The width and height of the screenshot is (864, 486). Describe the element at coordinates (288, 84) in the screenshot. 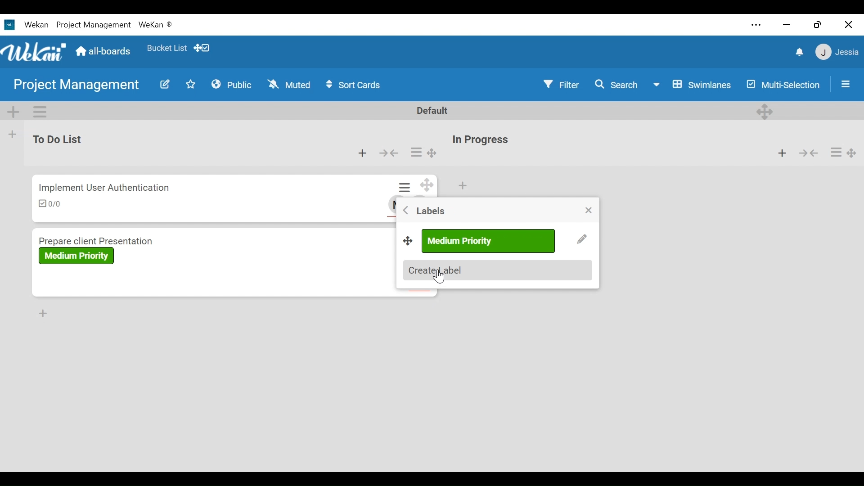

I see `Muted` at that location.